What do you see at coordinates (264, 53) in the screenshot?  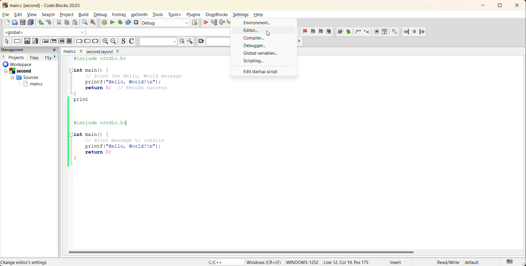 I see `global variables` at bounding box center [264, 53].